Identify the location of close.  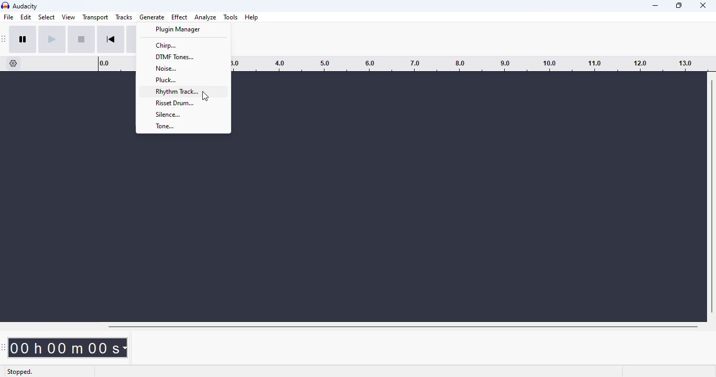
(702, 5).